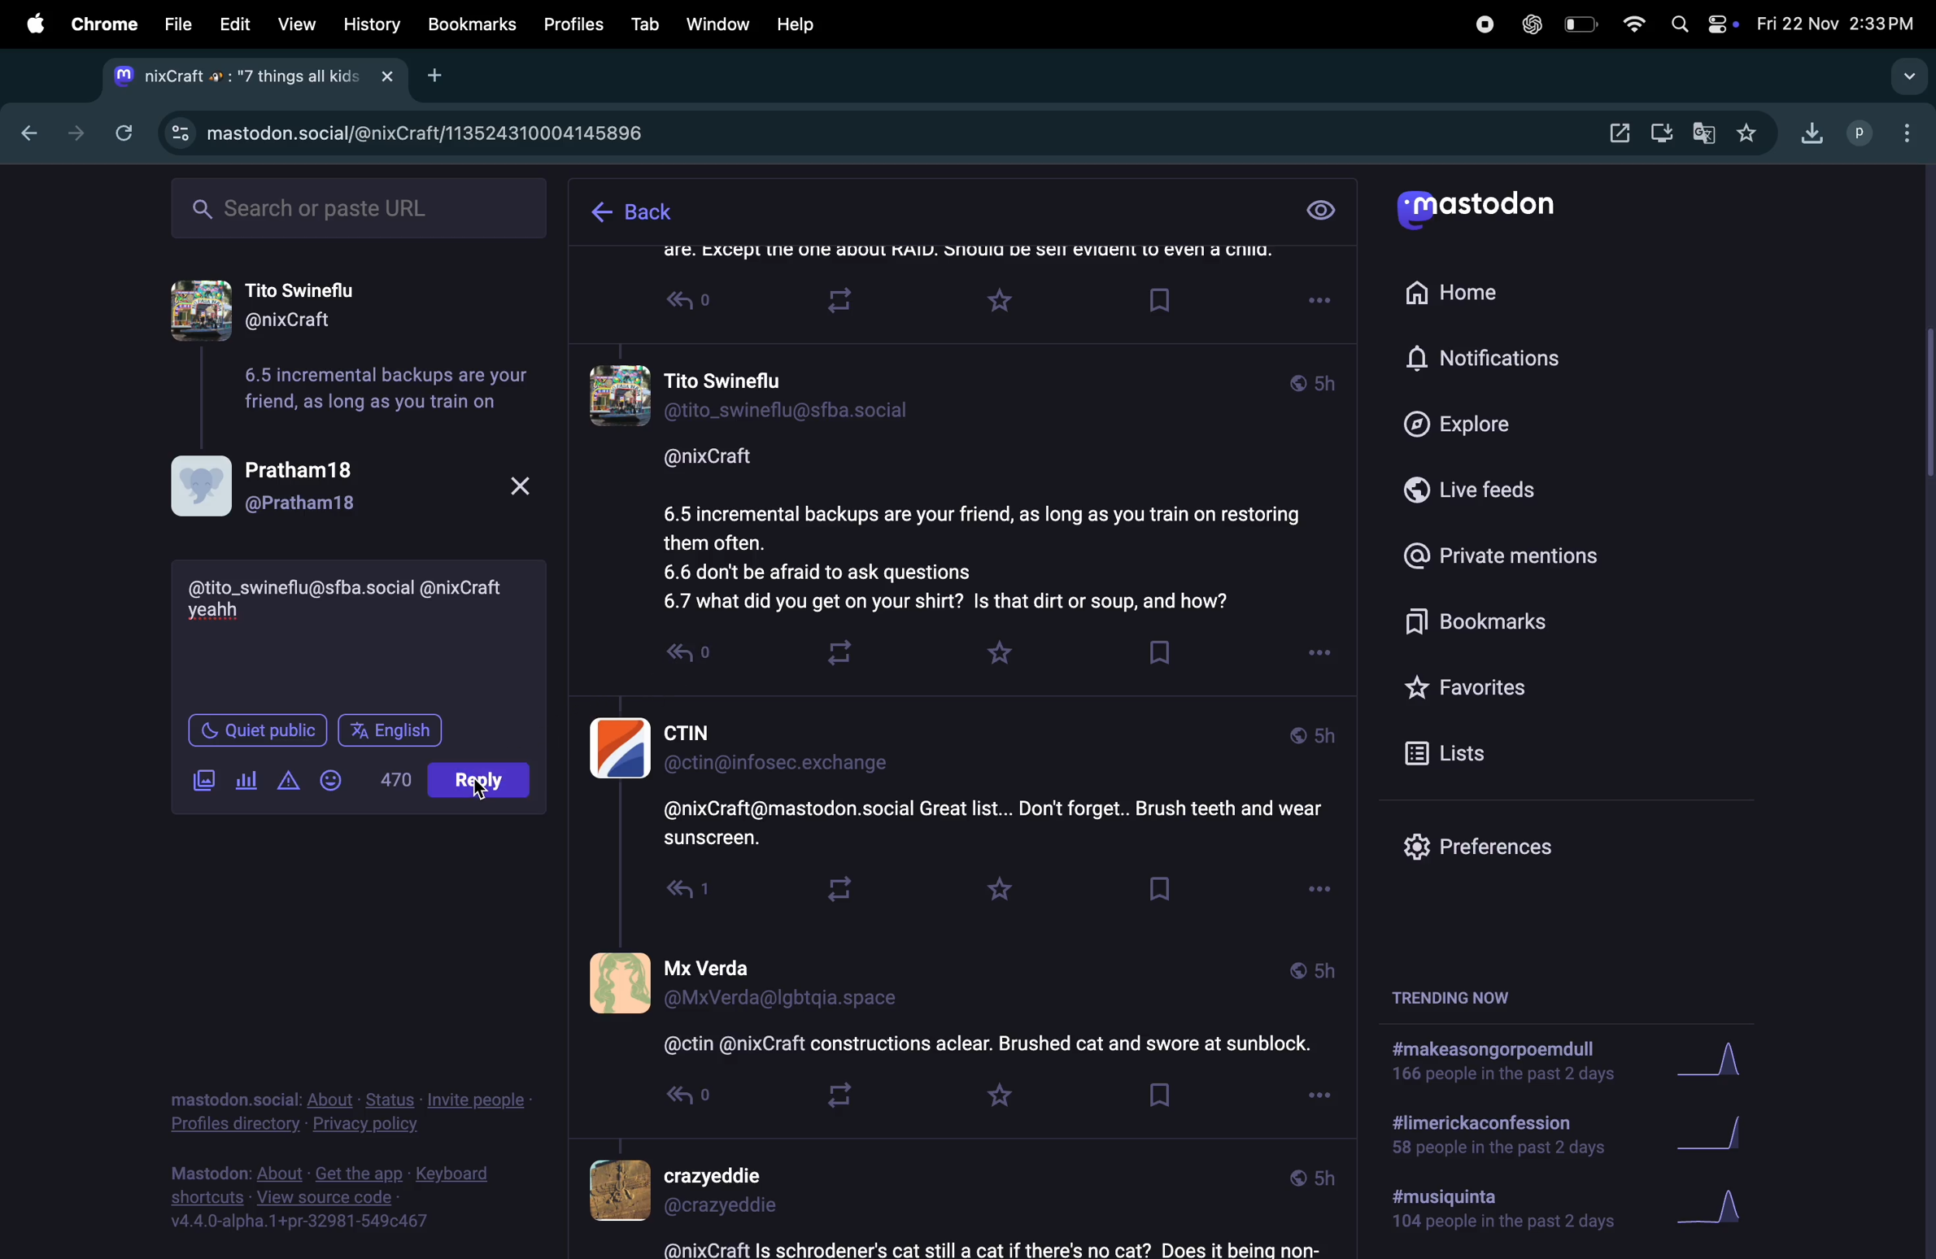 The height and width of the screenshot is (1259, 1936). What do you see at coordinates (964, 778) in the screenshot?
I see `thread` at bounding box center [964, 778].